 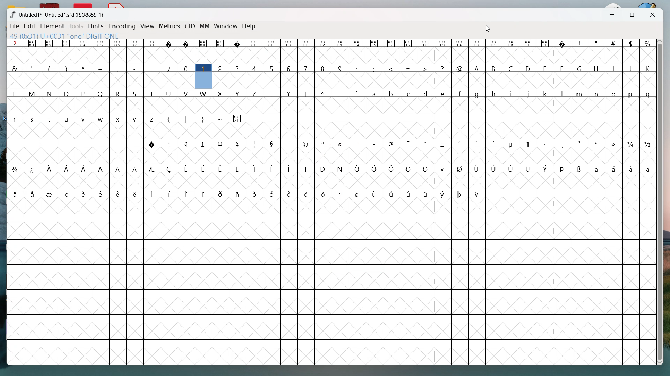 I want to click on symbol, so click(x=495, y=44).